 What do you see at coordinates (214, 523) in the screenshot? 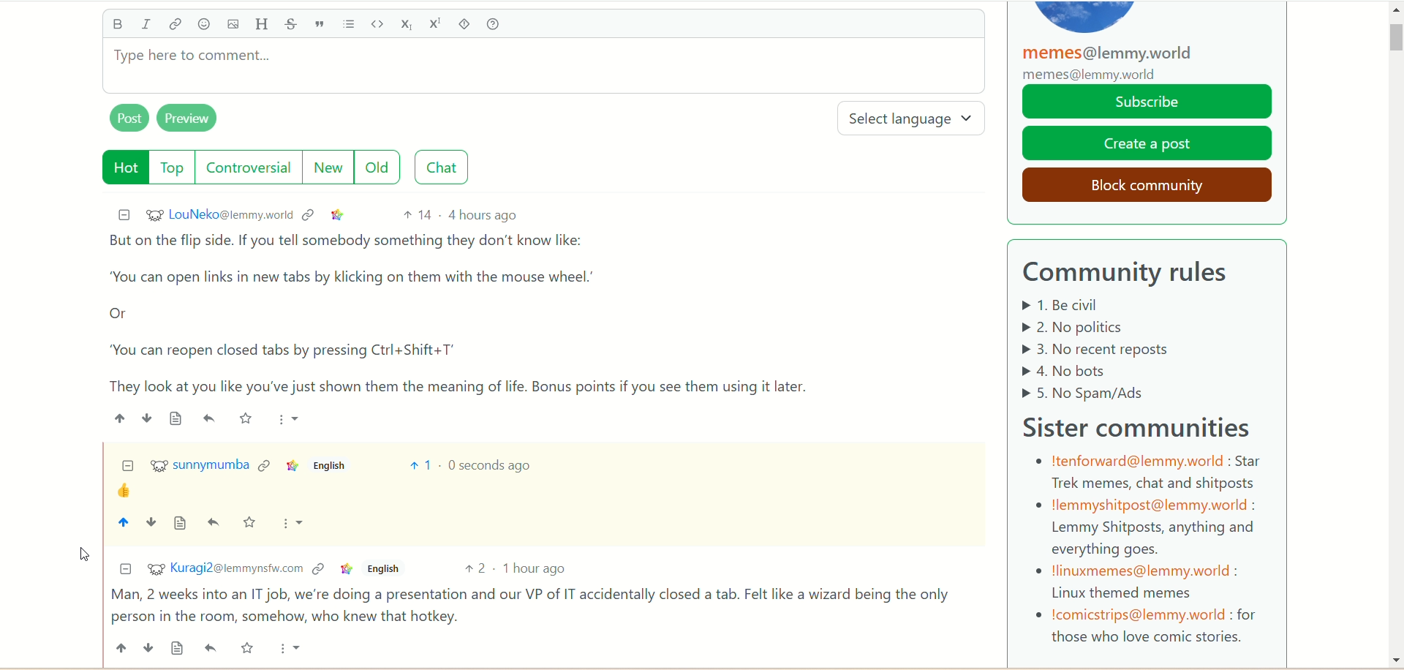
I see `reply` at bounding box center [214, 523].